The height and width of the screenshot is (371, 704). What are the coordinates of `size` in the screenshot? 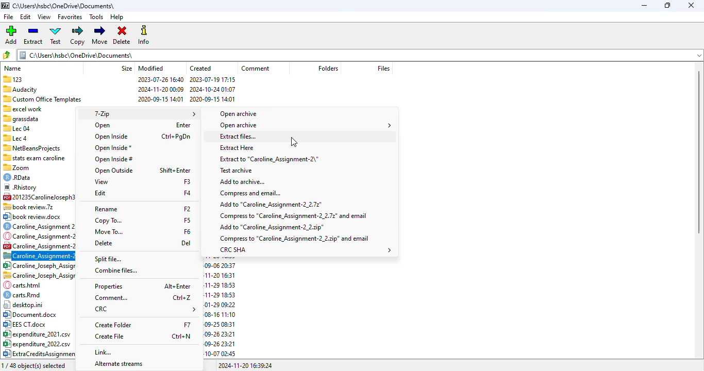 It's located at (127, 68).